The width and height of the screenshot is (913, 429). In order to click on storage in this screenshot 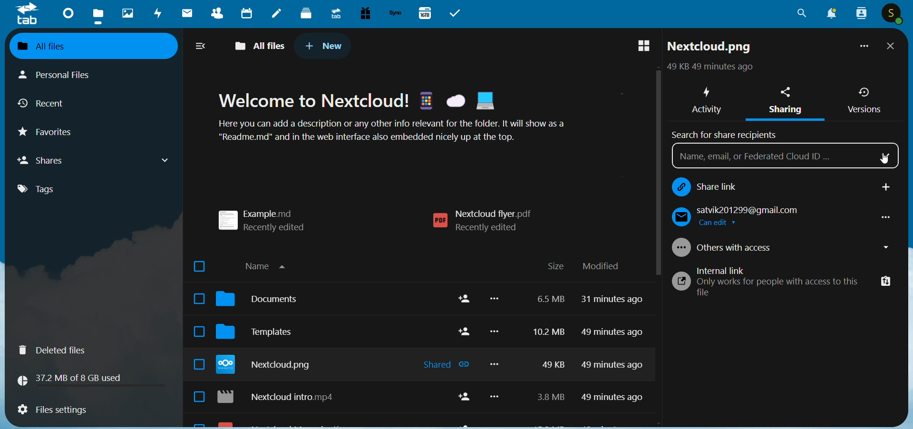, I will do `click(74, 378)`.